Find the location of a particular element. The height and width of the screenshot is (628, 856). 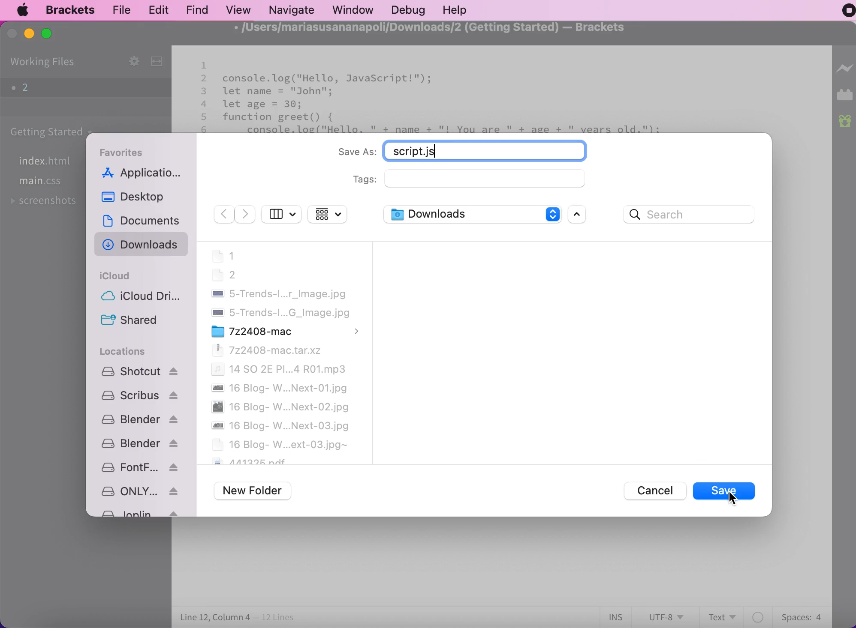

help is located at coordinates (456, 10).